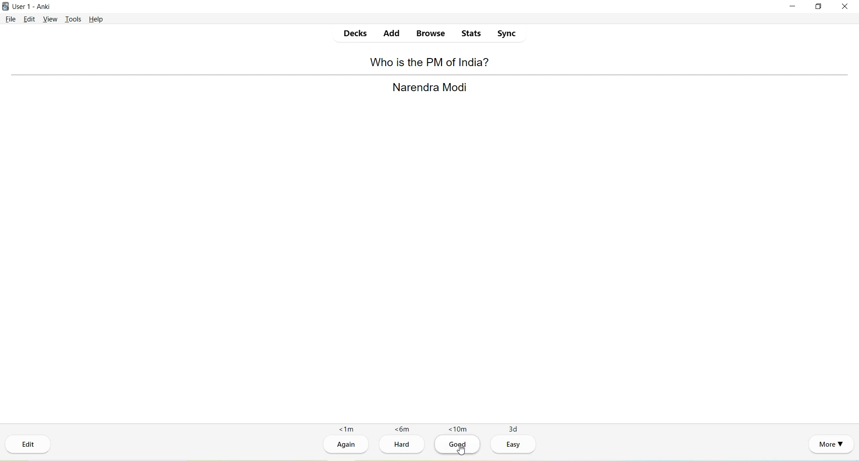 The width and height of the screenshot is (859, 461). Describe the element at coordinates (97, 20) in the screenshot. I see `Help` at that location.